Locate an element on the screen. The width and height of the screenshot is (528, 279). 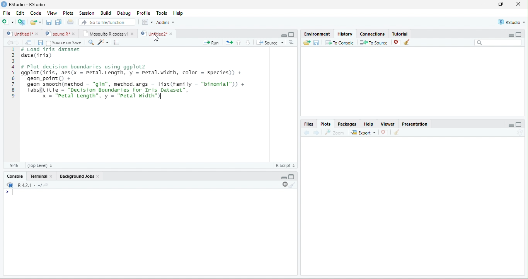
pause is located at coordinates (284, 184).